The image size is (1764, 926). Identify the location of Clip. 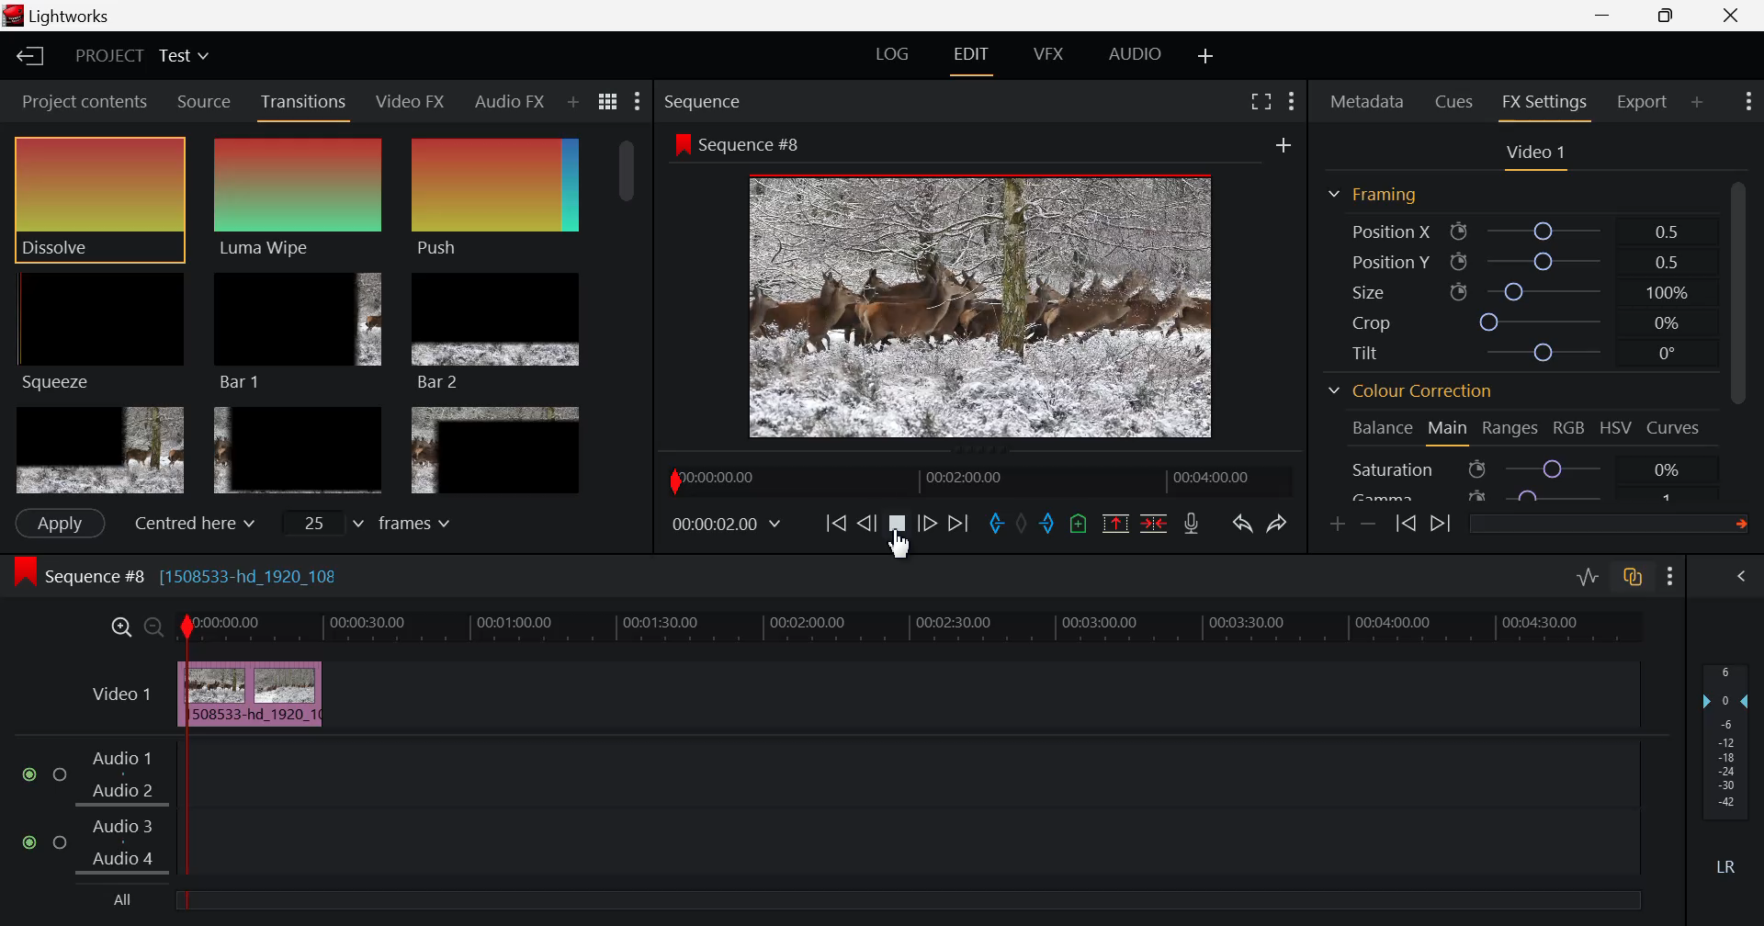
(271, 695).